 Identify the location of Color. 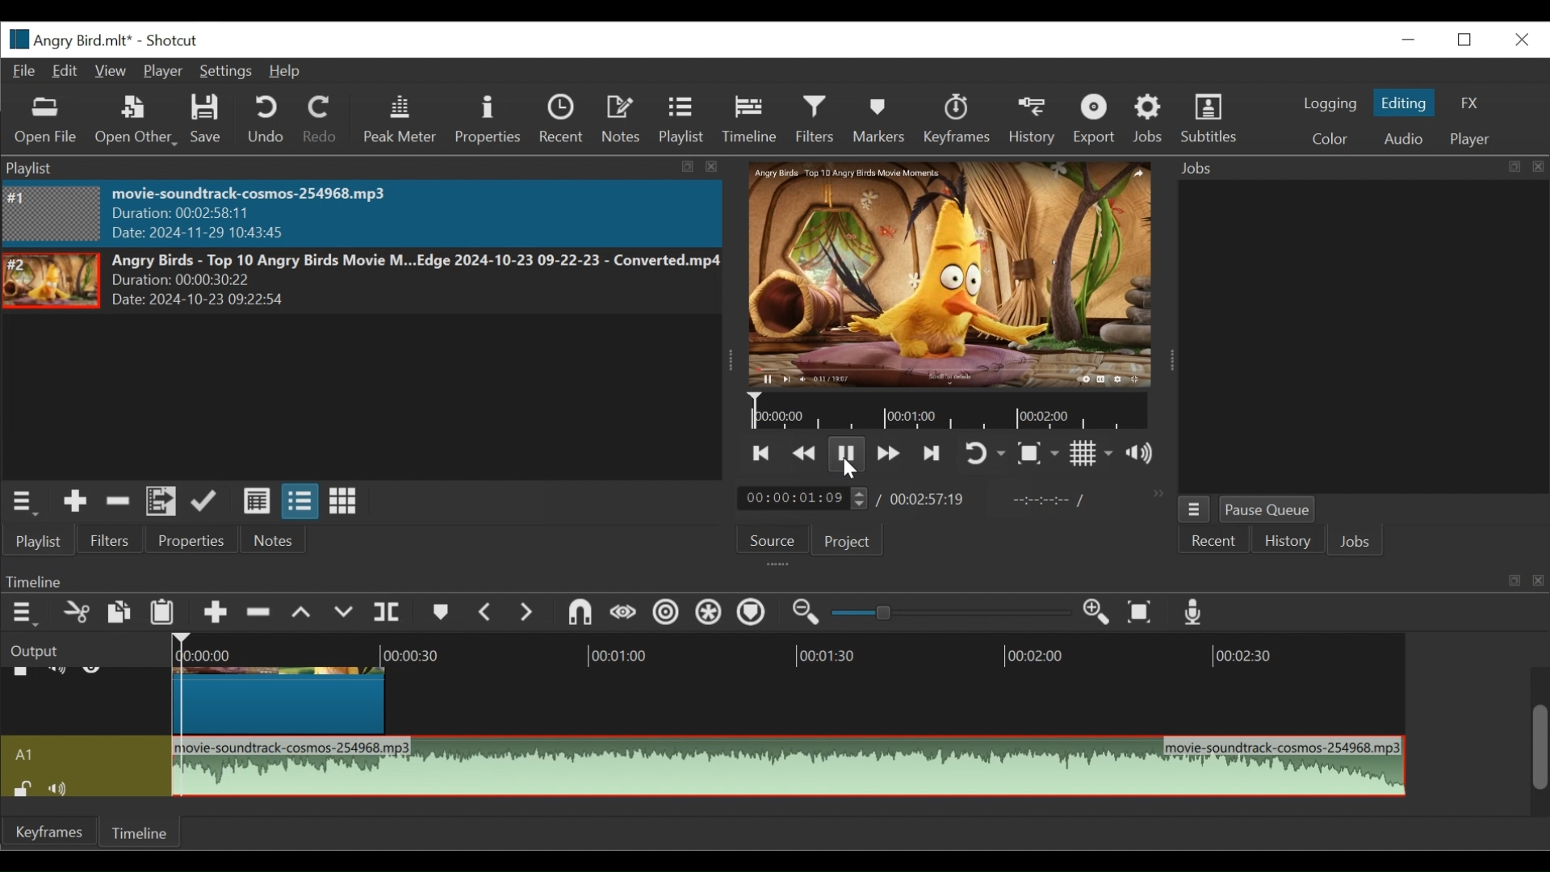
(1330, 140).